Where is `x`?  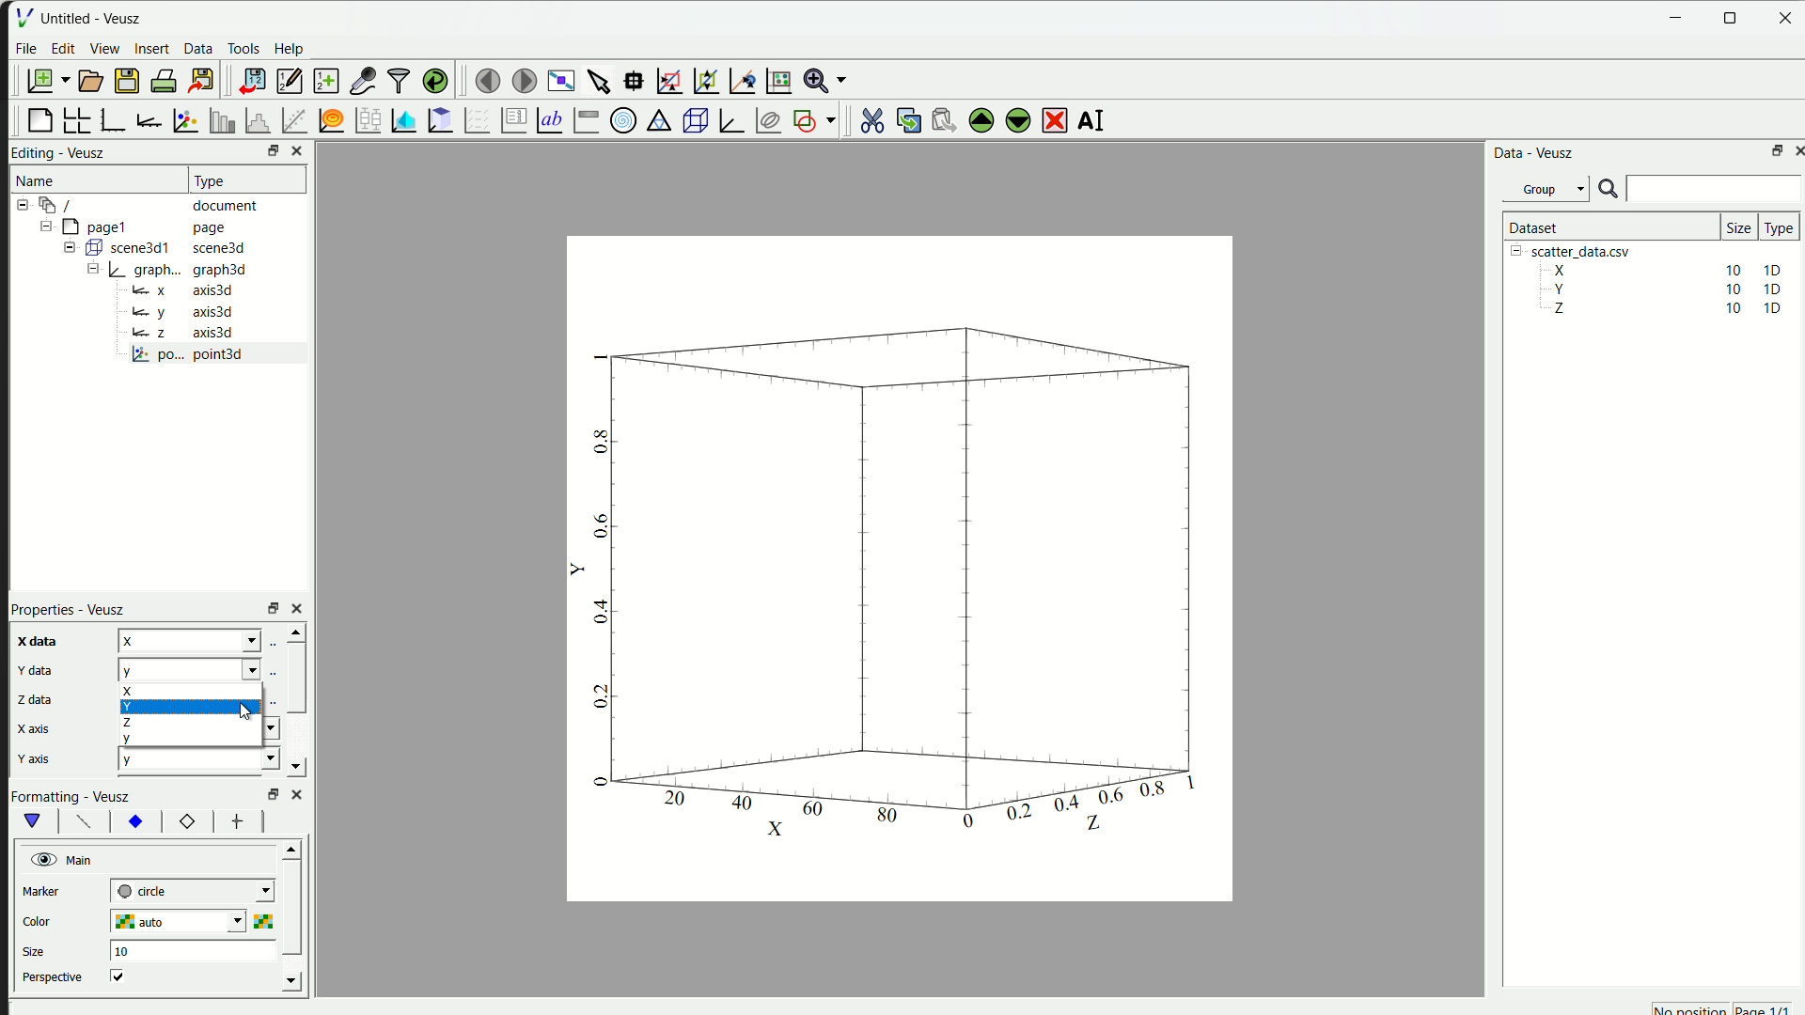 x is located at coordinates (199, 732).